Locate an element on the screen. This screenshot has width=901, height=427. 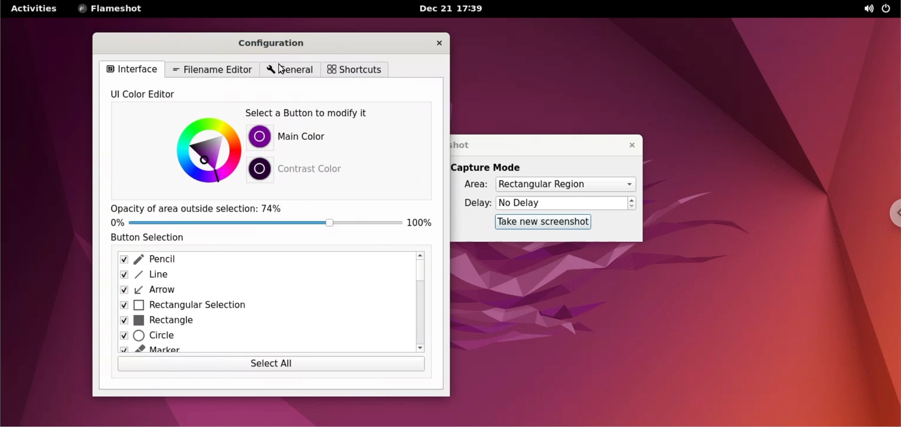
area: is located at coordinates (473, 186).